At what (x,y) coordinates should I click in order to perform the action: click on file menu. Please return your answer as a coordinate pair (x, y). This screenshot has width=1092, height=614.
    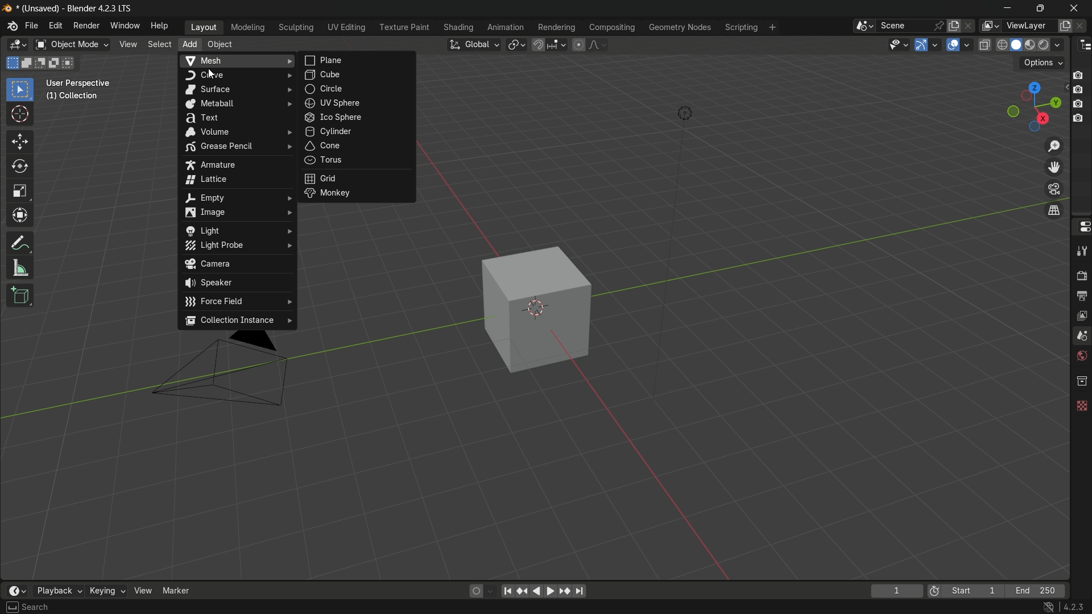
    Looking at the image, I should click on (31, 26).